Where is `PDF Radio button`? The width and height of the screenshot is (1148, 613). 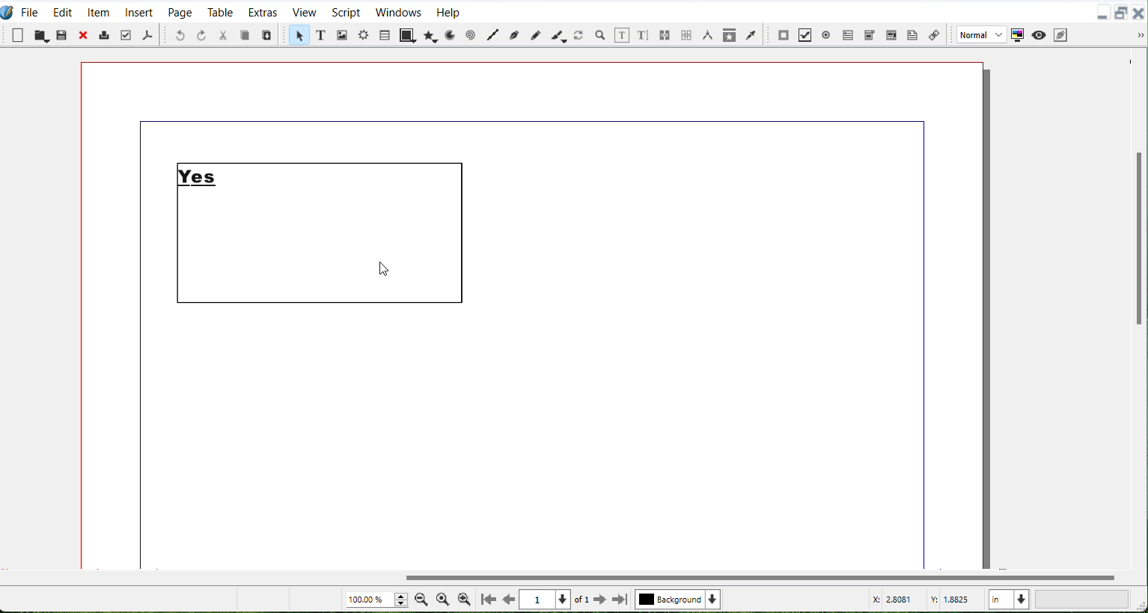 PDF Radio button is located at coordinates (828, 33).